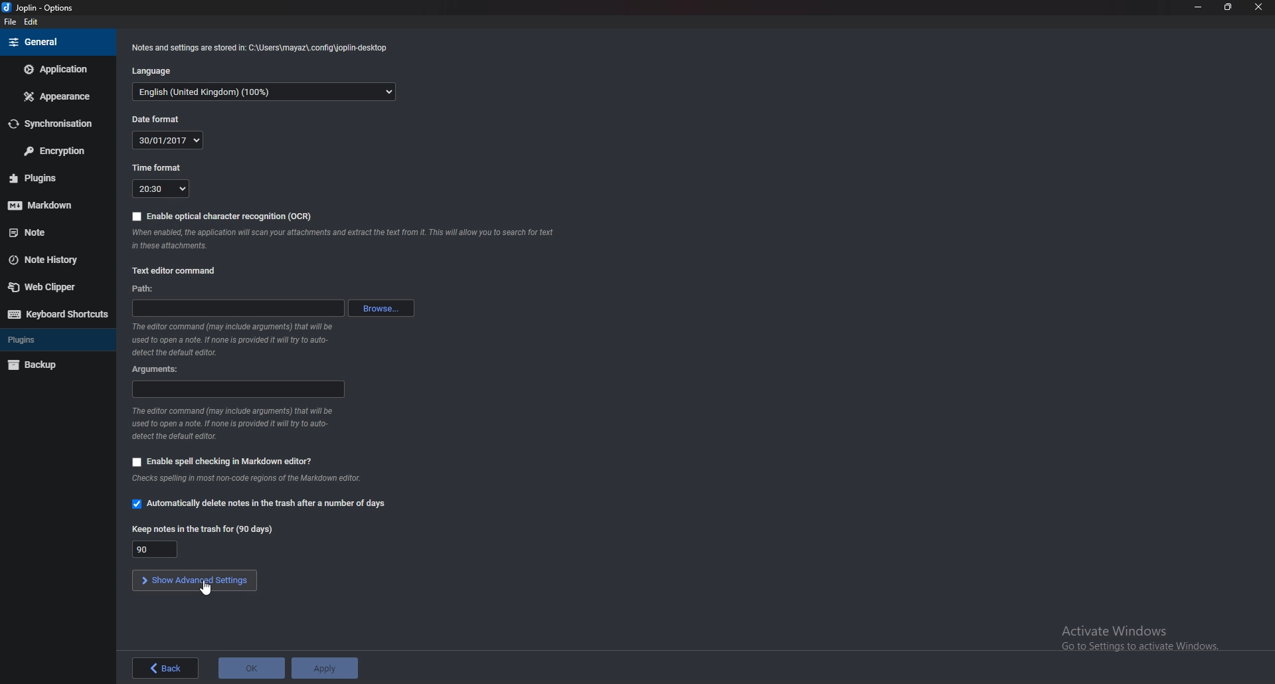  I want to click on cursor, so click(207, 586).